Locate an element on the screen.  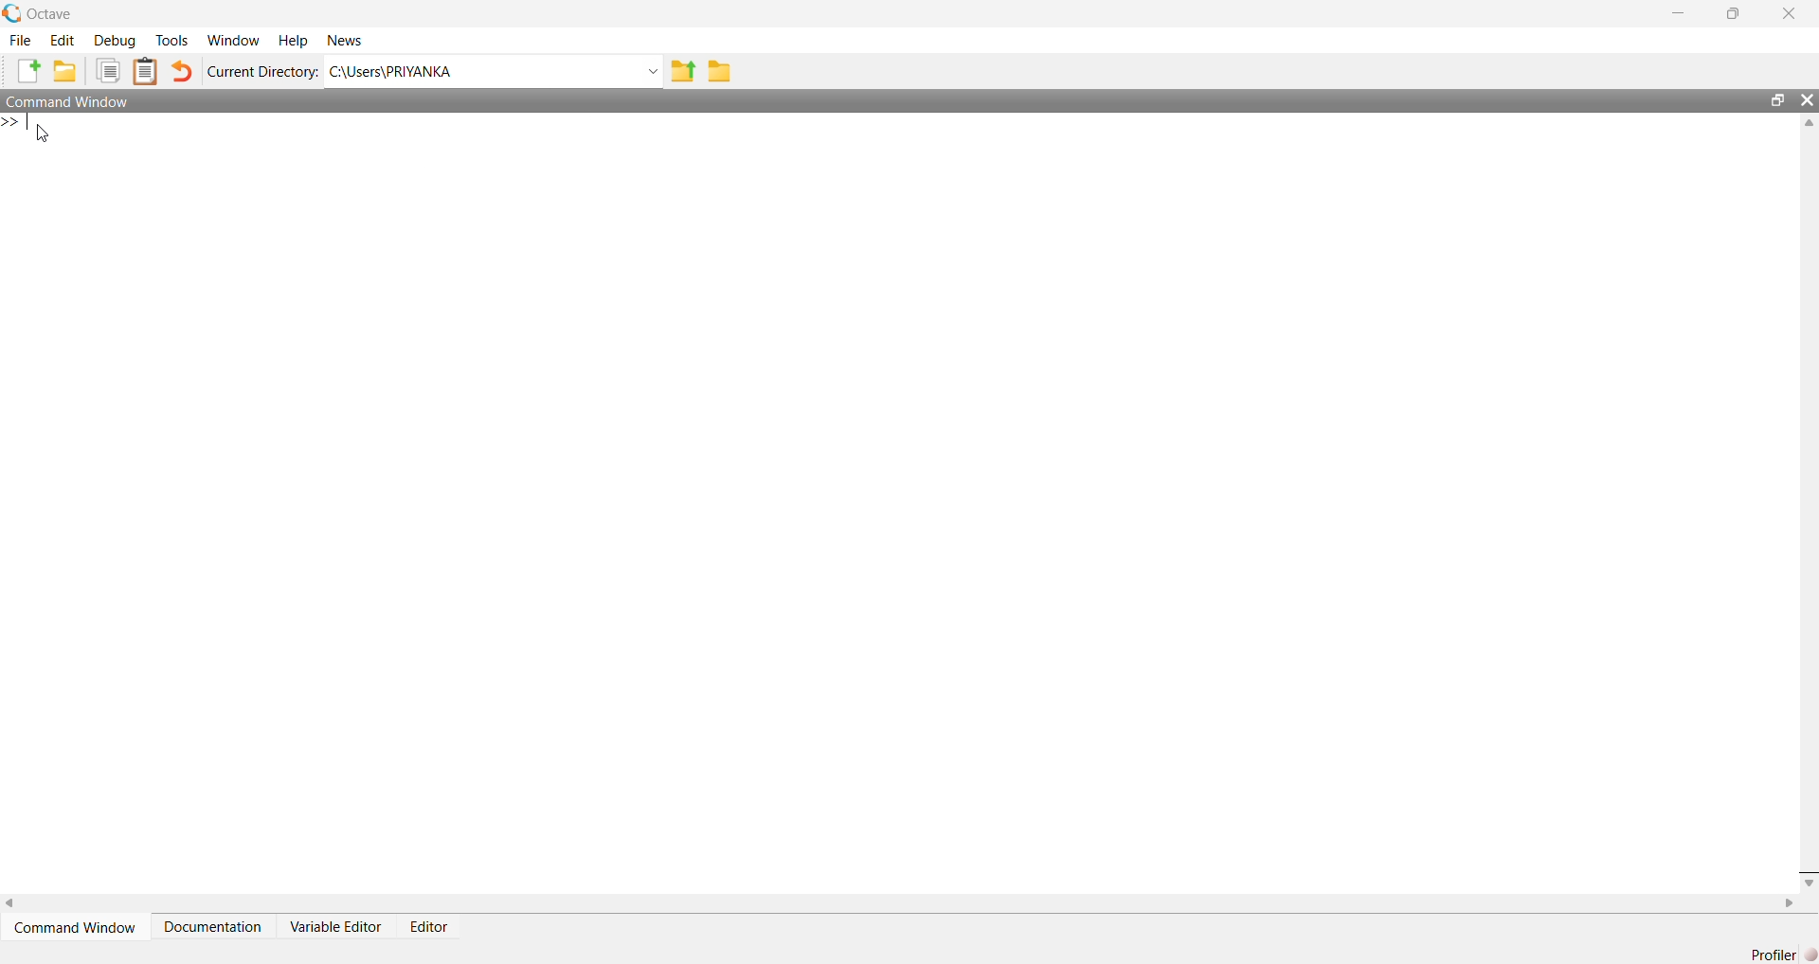
add file is located at coordinates (30, 72).